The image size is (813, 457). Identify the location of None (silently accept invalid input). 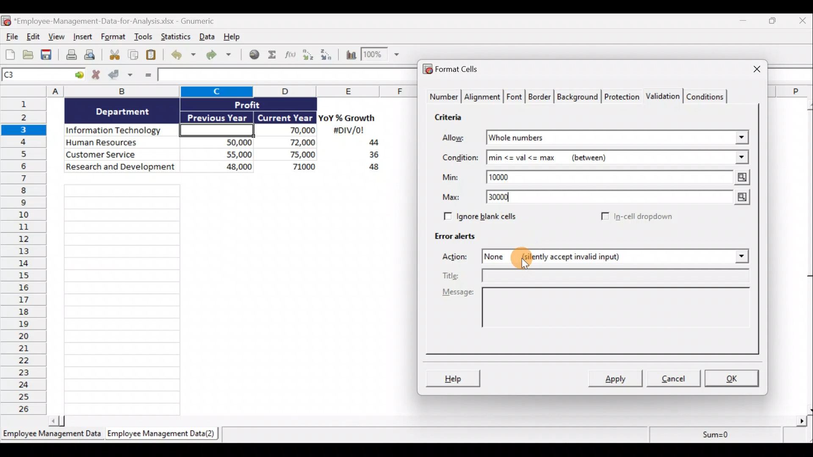
(587, 258).